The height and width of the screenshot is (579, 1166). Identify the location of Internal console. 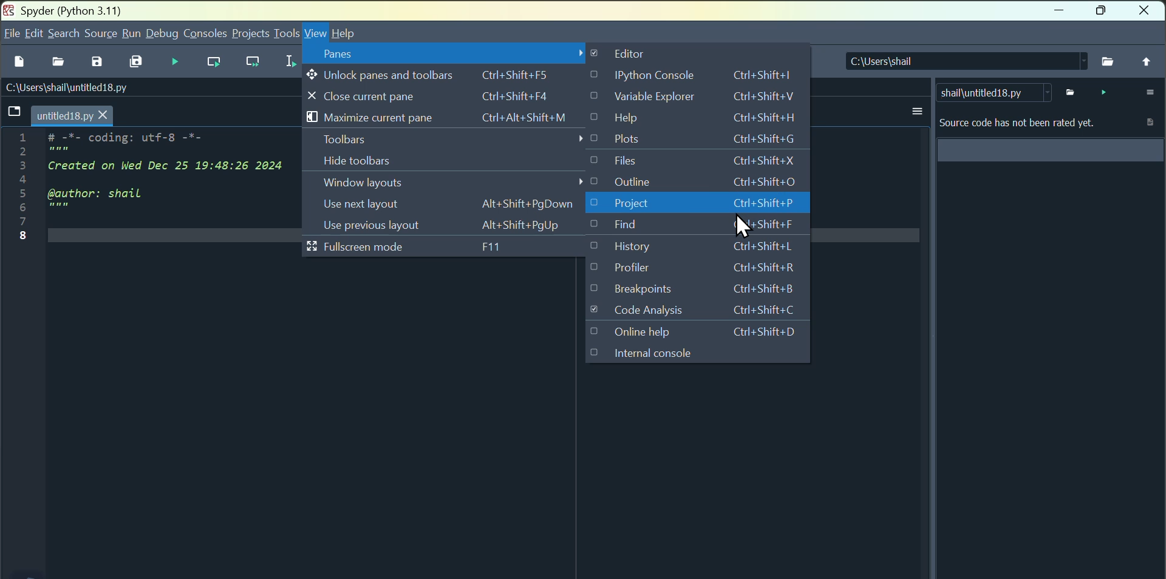
(691, 358).